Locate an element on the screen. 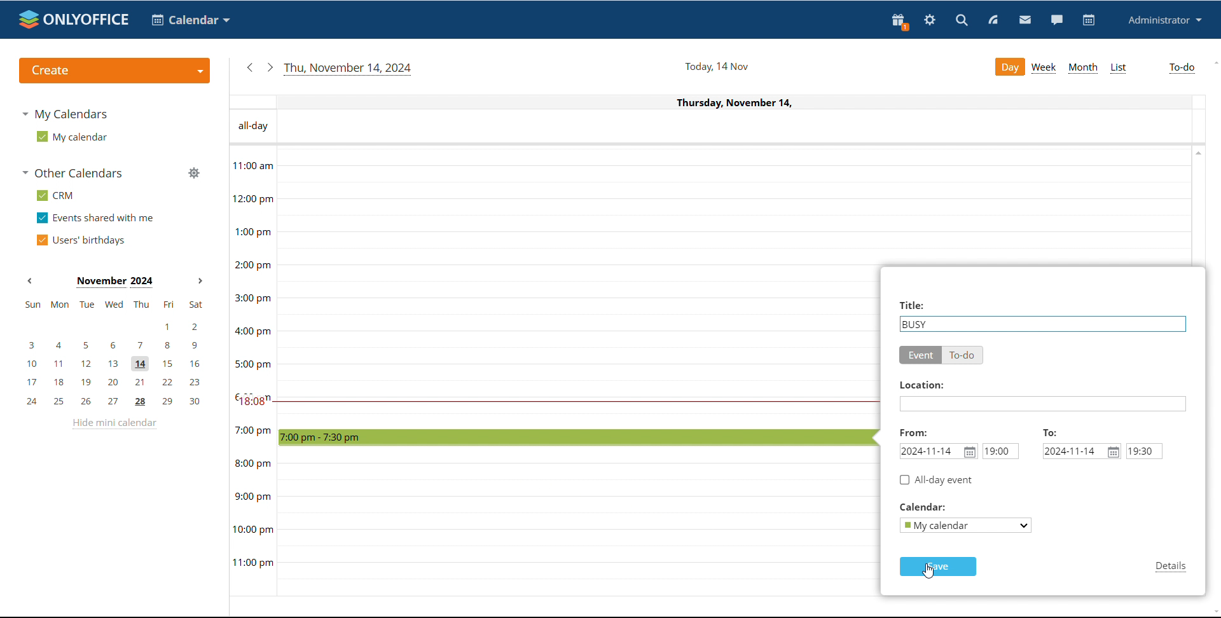  list view is located at coordinates (1117, 69).